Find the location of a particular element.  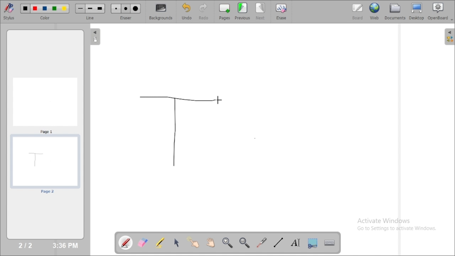

3:36 PM is located at coordinates (65, 246).